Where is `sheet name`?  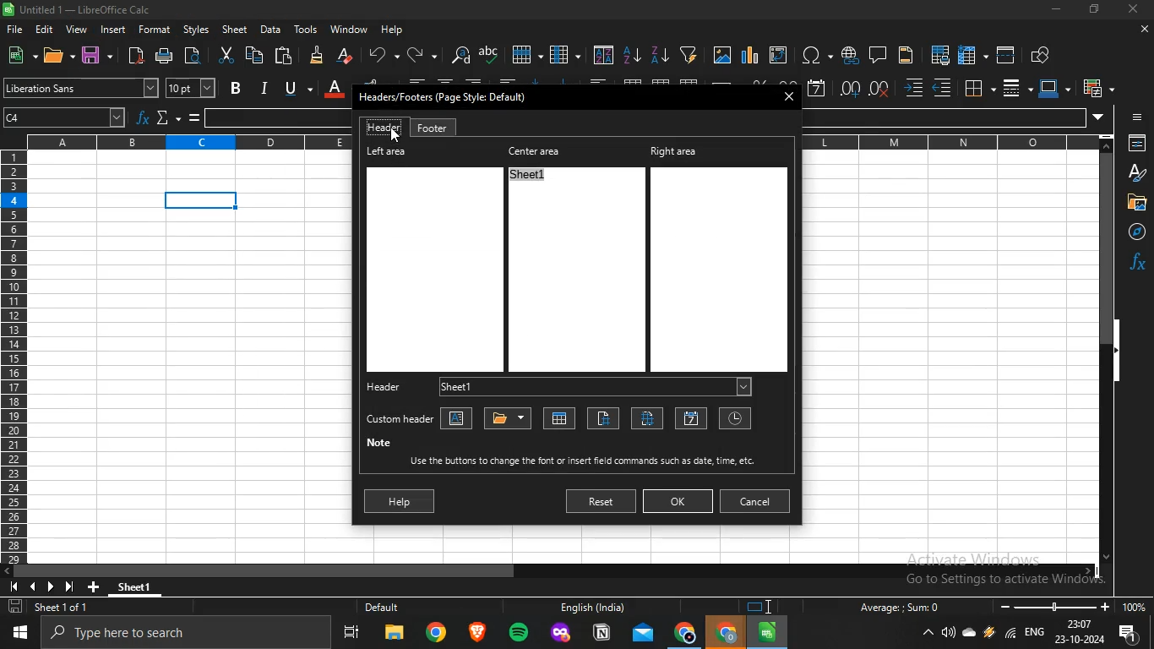 sheet name is located at coordinates (560, 417).